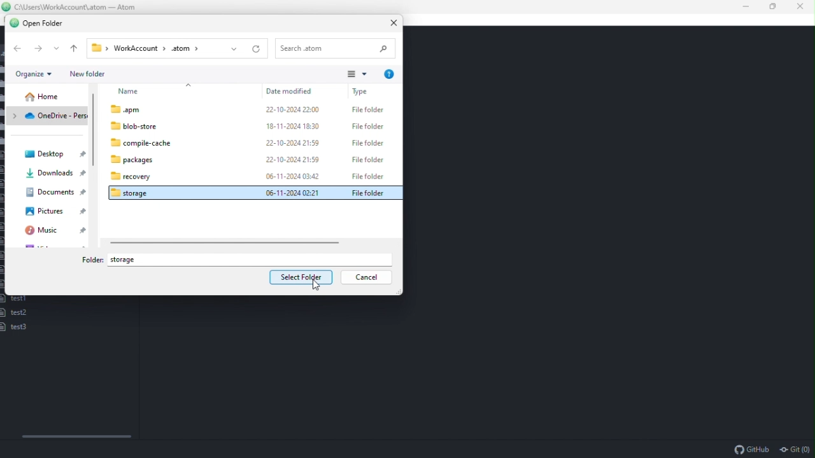  I want to click on Date modified, so click(295, 91).